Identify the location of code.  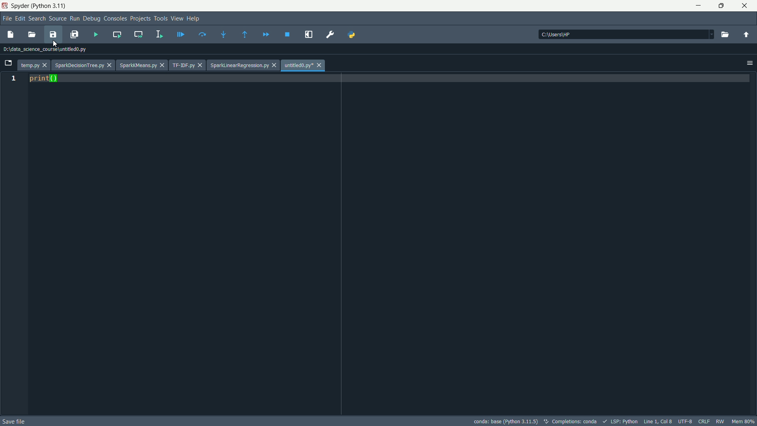
(44, 79).